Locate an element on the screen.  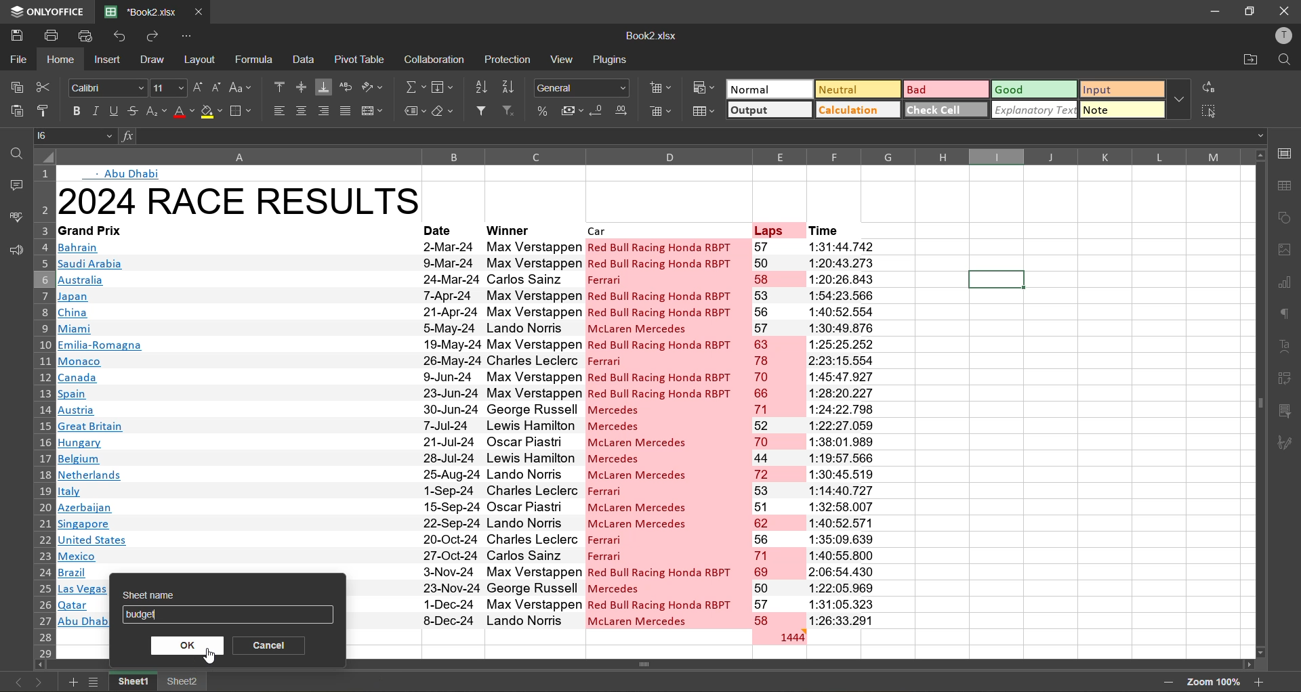
borders is located at coordinates (243, 110).